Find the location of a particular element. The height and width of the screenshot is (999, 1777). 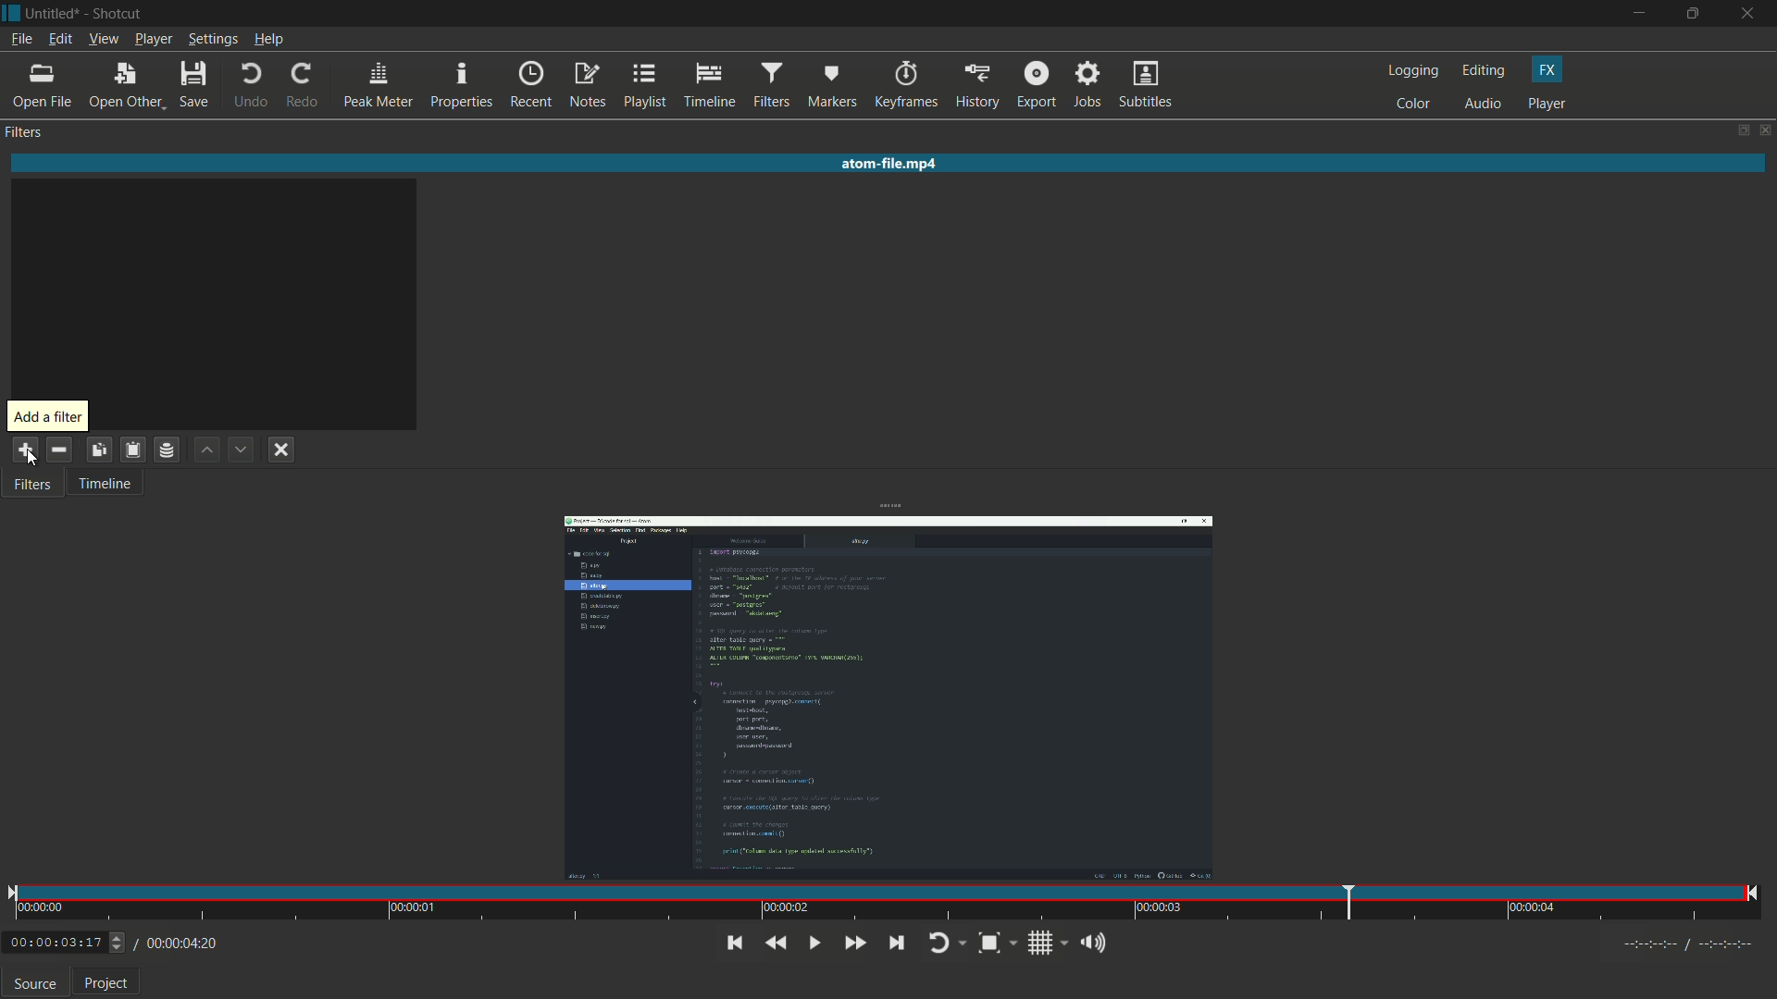

toggle play or pause is located at coordinates (812, 943).